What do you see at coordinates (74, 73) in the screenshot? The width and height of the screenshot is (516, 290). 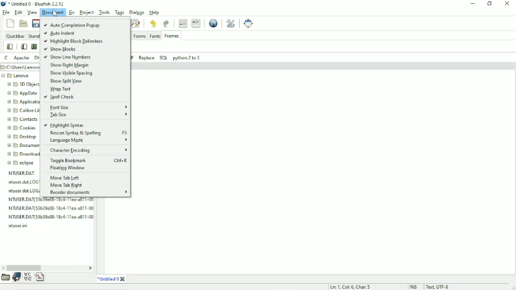 I see `Show visible spacing` at bounding box center [74, 73].